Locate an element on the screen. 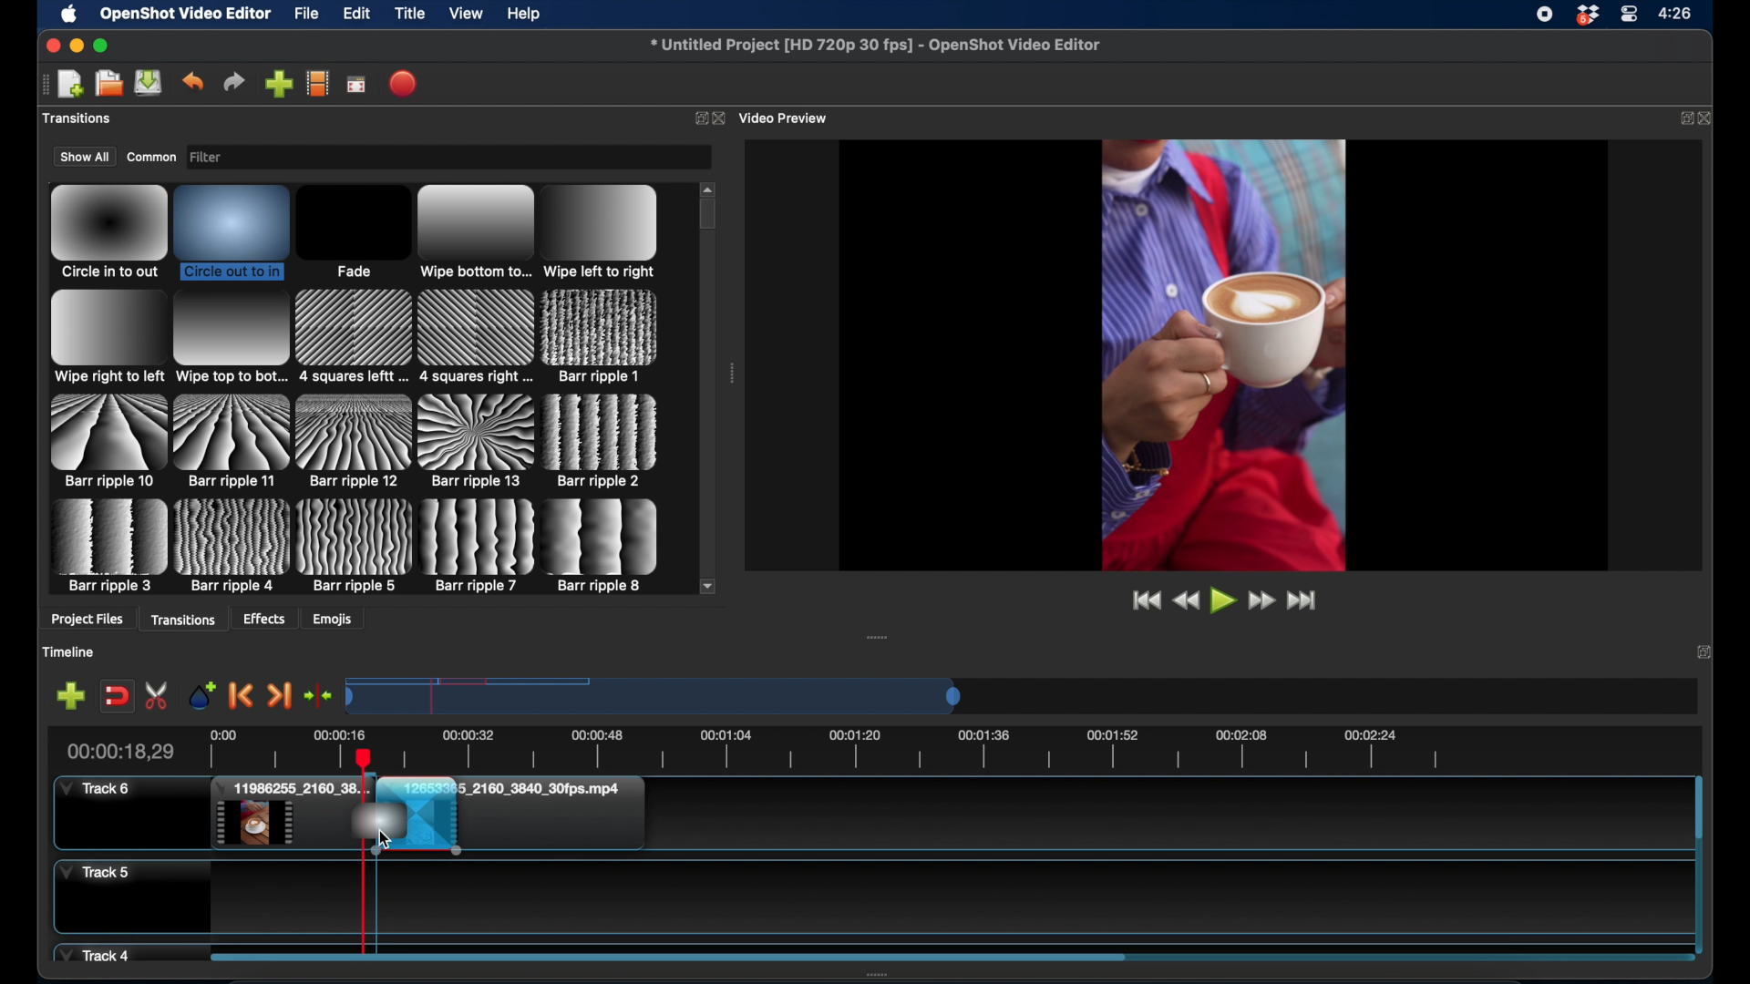 This screenshot has height=984, width=1750. choose profile is located at coordinates (317, 83).